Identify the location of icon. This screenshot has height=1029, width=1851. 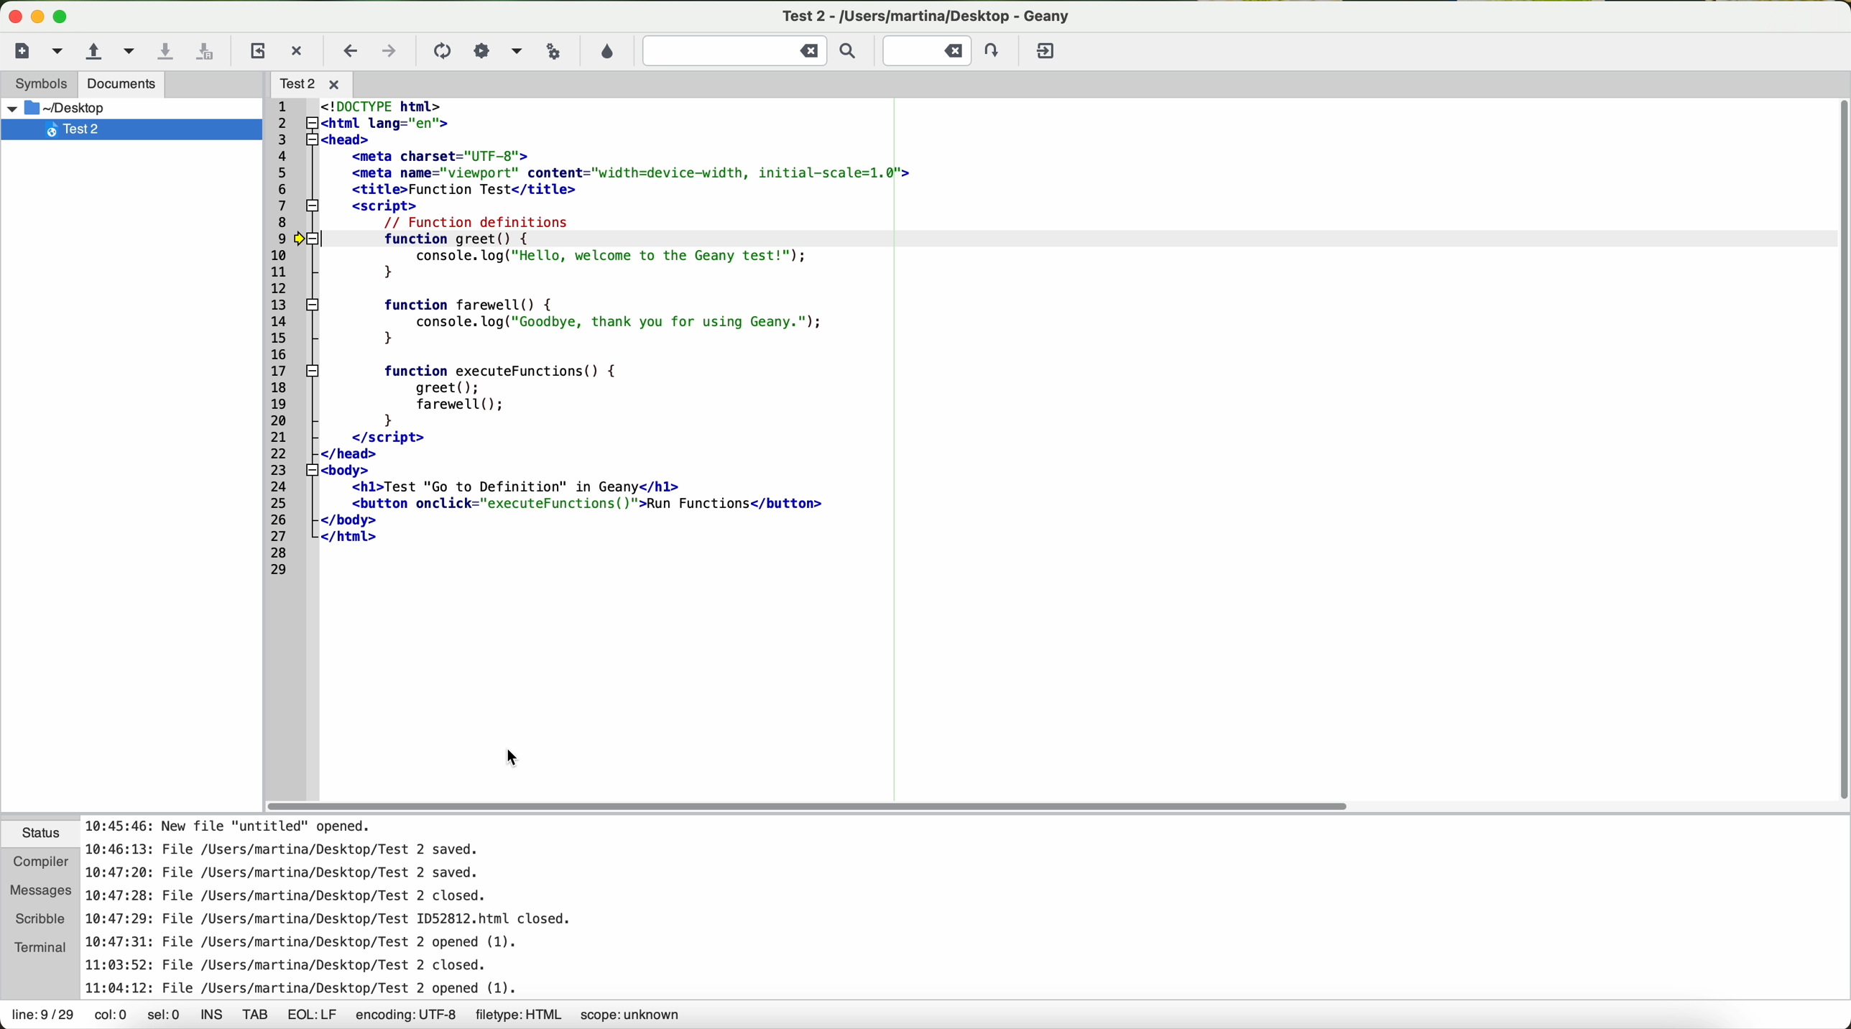
(481, 51).